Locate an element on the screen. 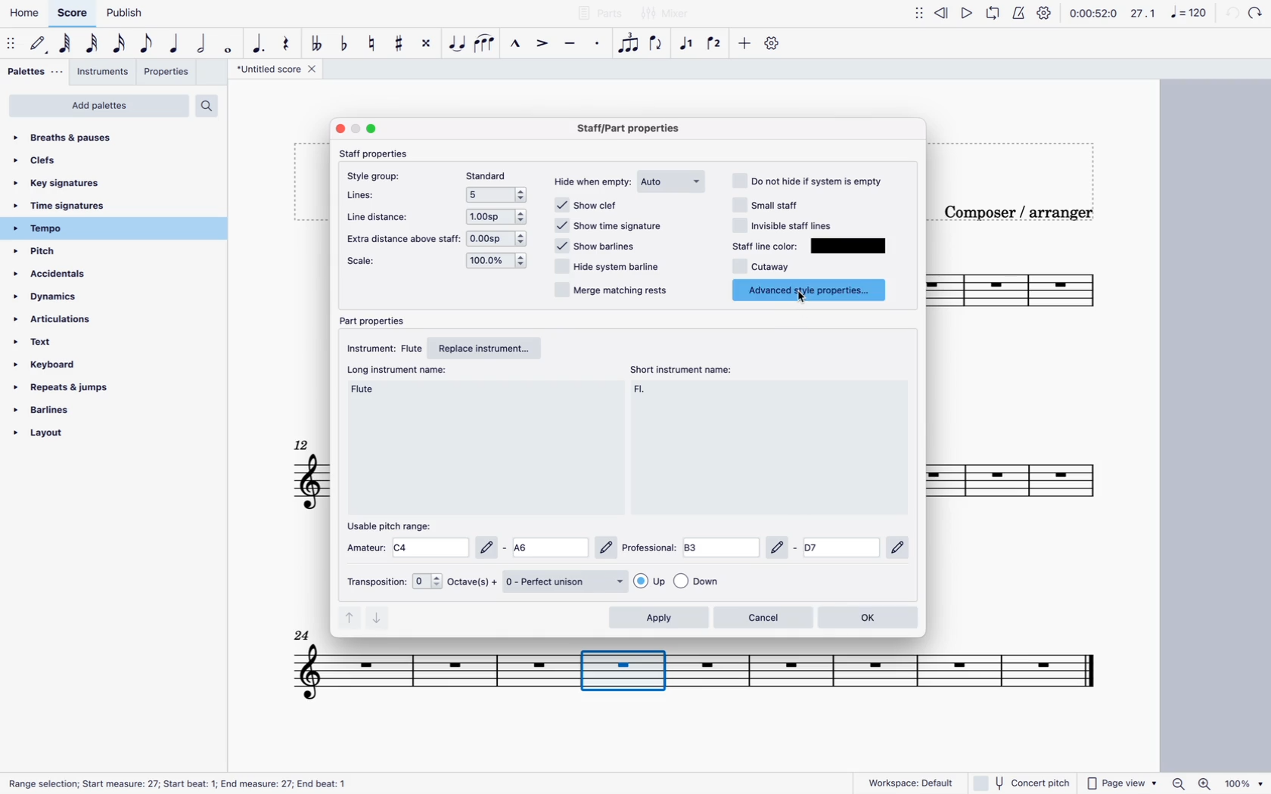 The height and width of the screenshot is (794, 1271). amateus is located at coordinates (366, 547).